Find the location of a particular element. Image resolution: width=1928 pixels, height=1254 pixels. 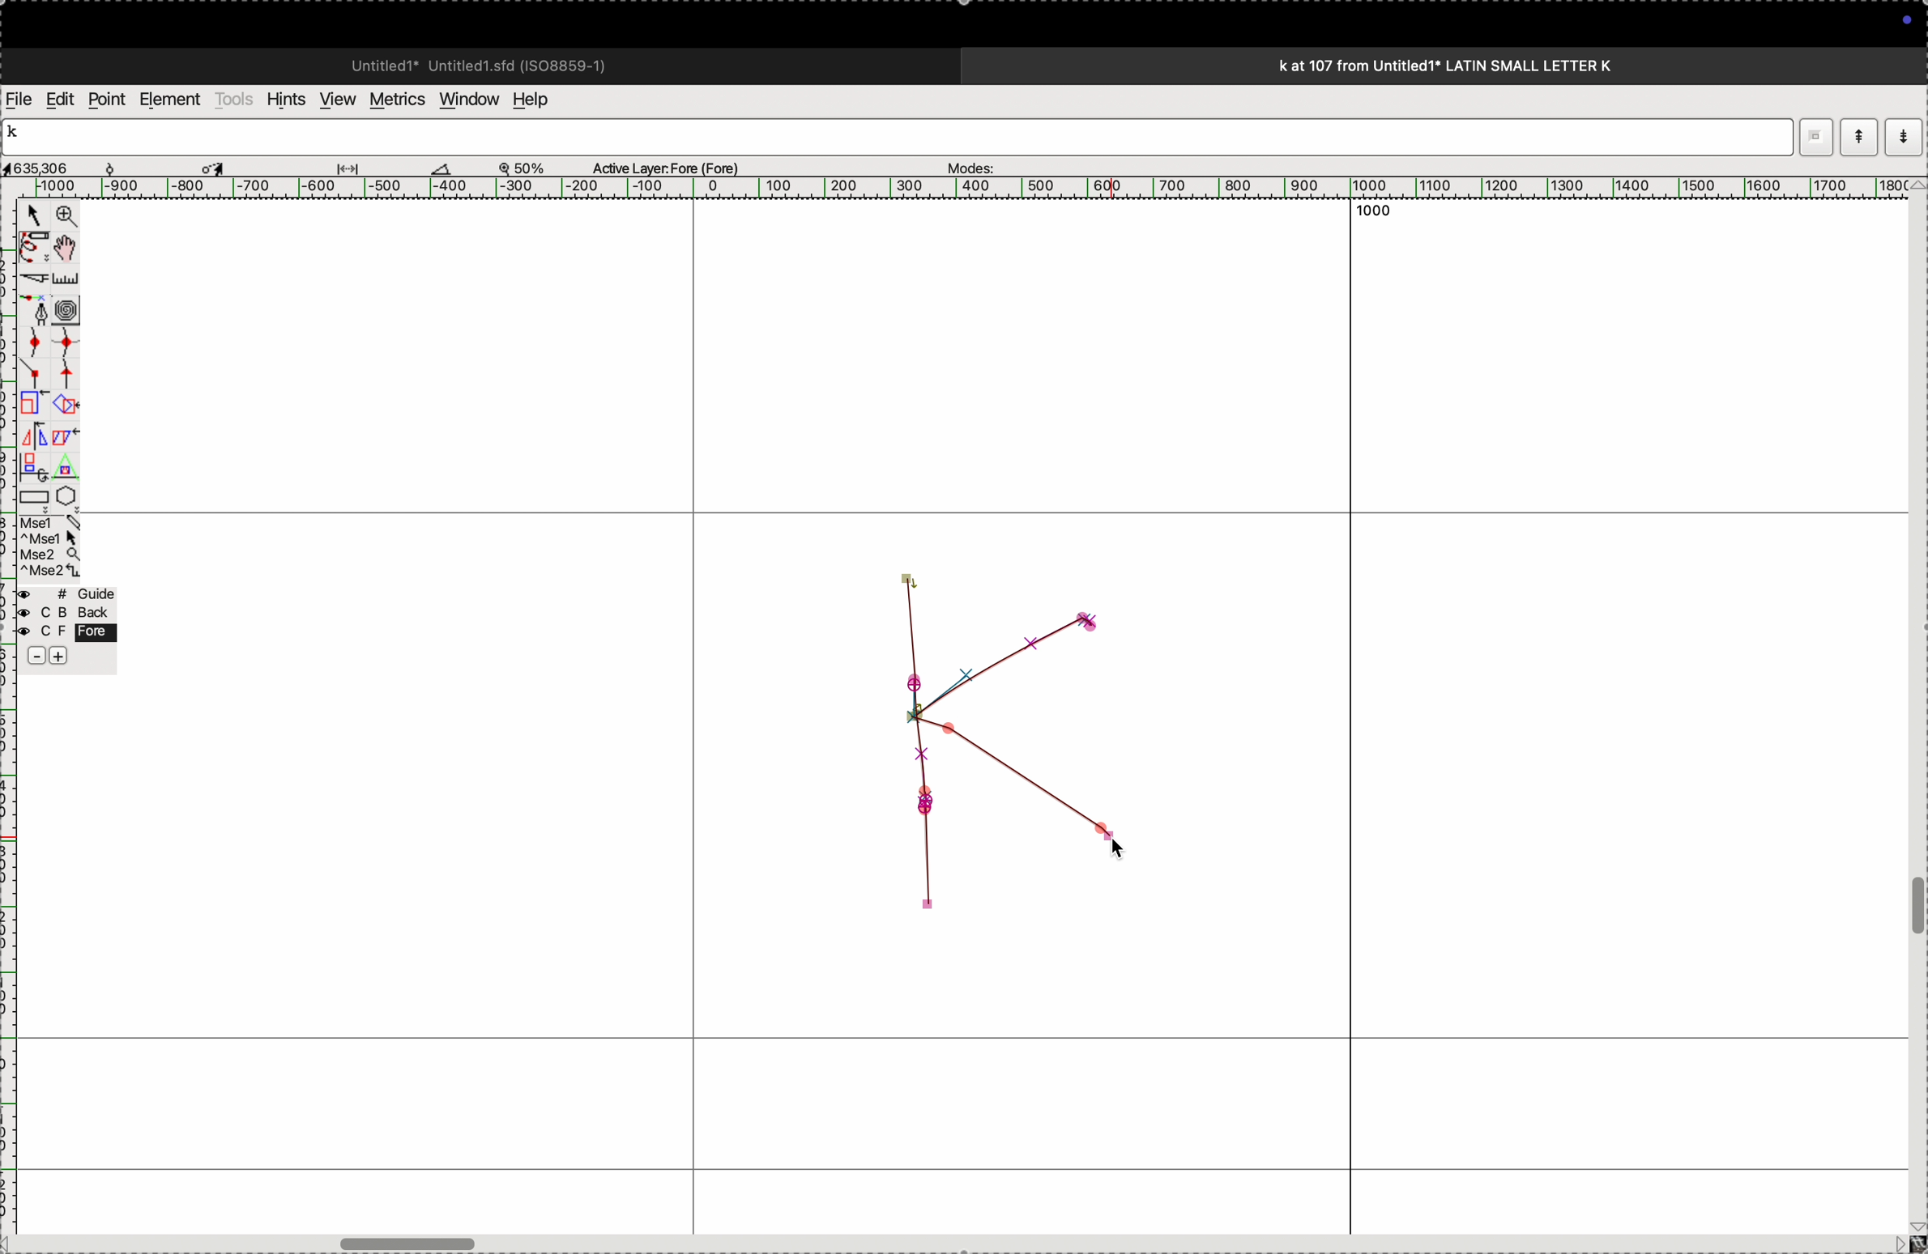

. is located at coordinates (1901, 136).